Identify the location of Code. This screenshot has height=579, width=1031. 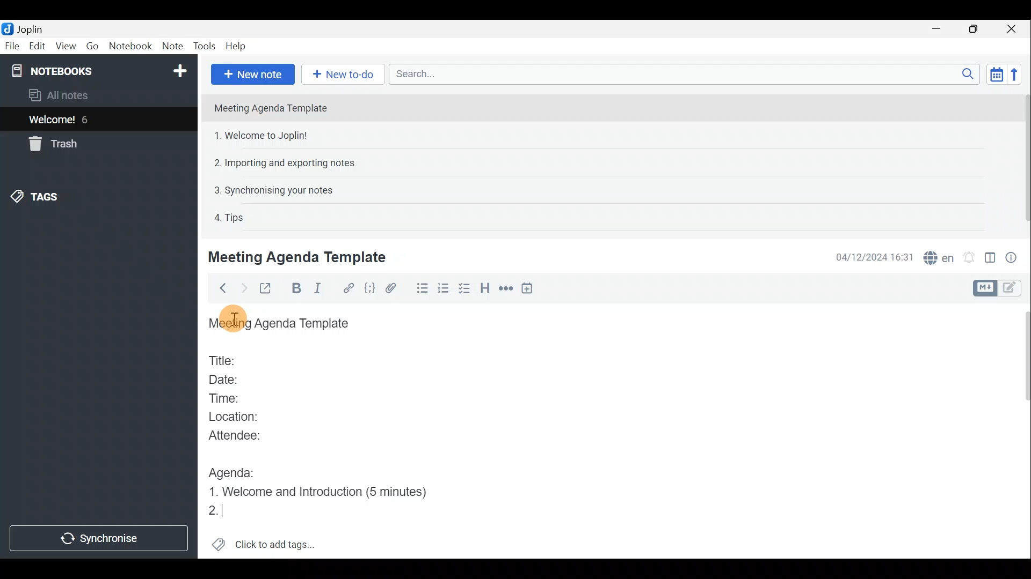
(370, 289).